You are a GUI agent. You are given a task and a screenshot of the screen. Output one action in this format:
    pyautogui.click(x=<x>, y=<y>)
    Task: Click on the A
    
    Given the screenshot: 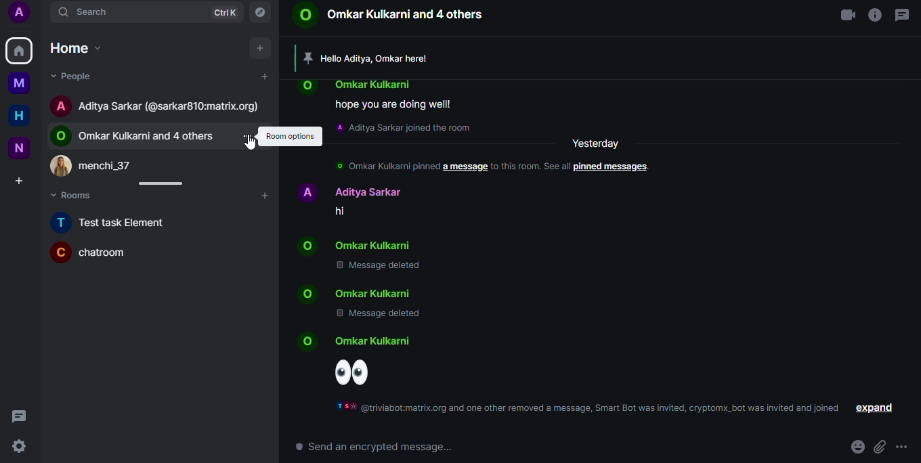 What is the action you would take?
    pyautogui.click(x=63, y=106)
    